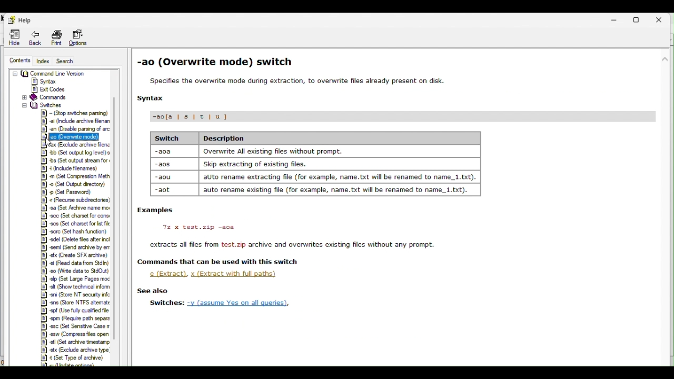  I want to click on [8] +i (Read data from Stdin), so click(74, 262).